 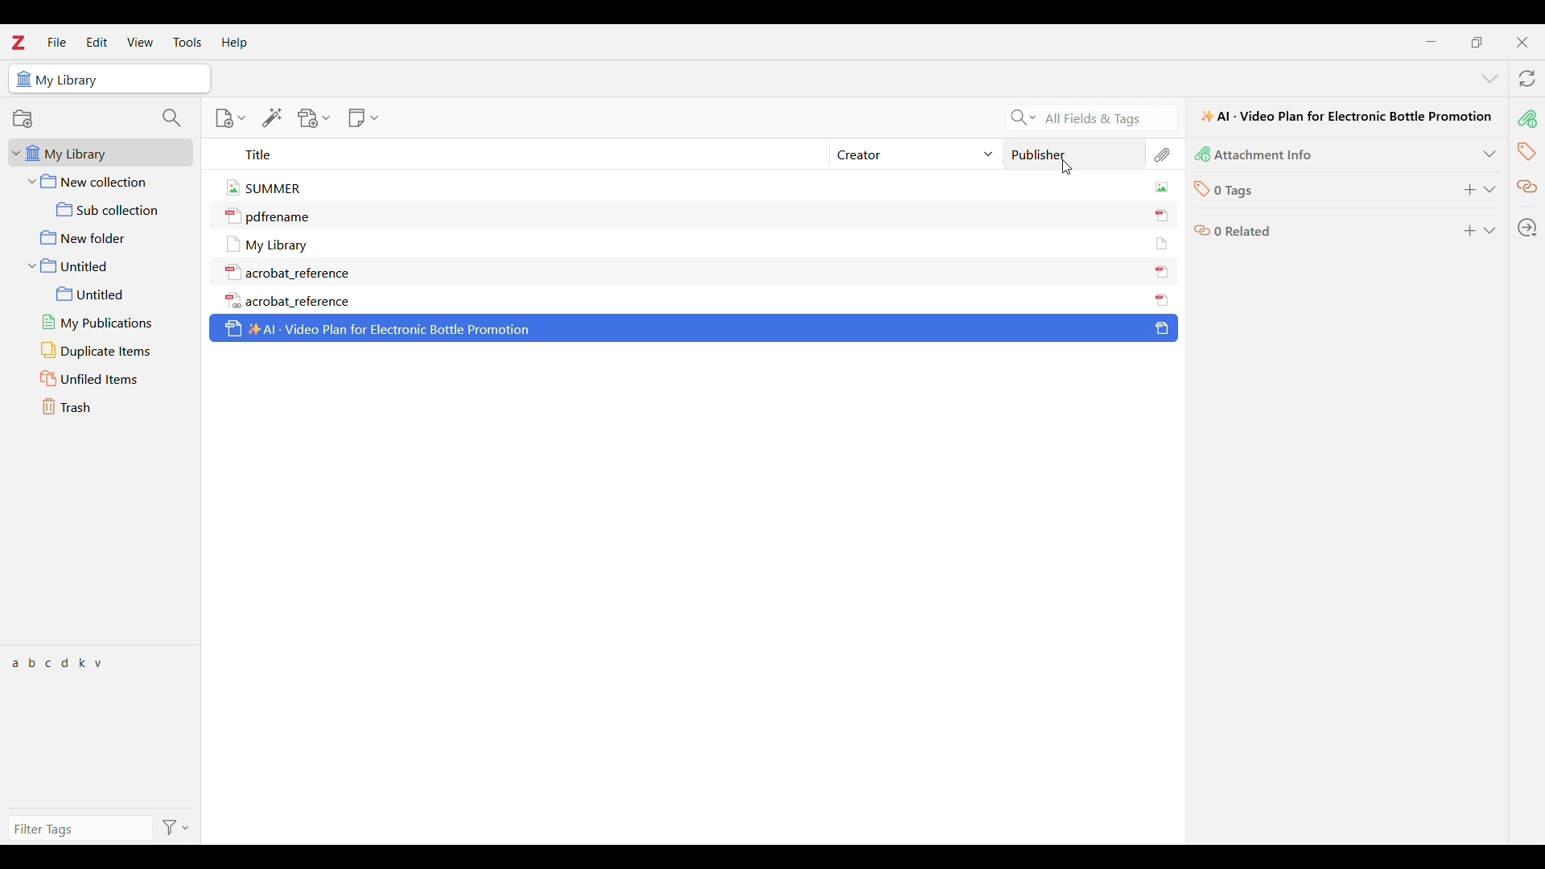 What do you see at coordinates (140, 42) in the screenshot?
I see `View menu` at bounding box center [140, 42].